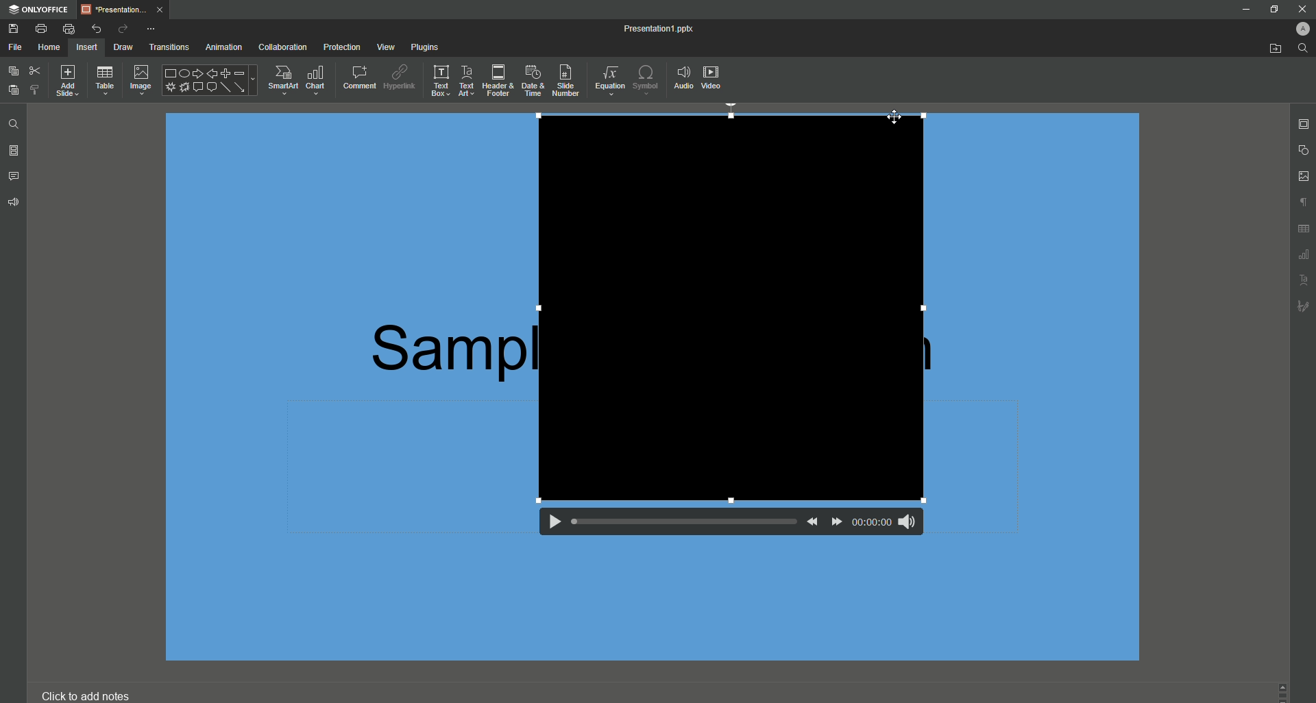  Describe the element at coordinates (1304, 177) in the screenshot. I see `Image Settings` at that location.